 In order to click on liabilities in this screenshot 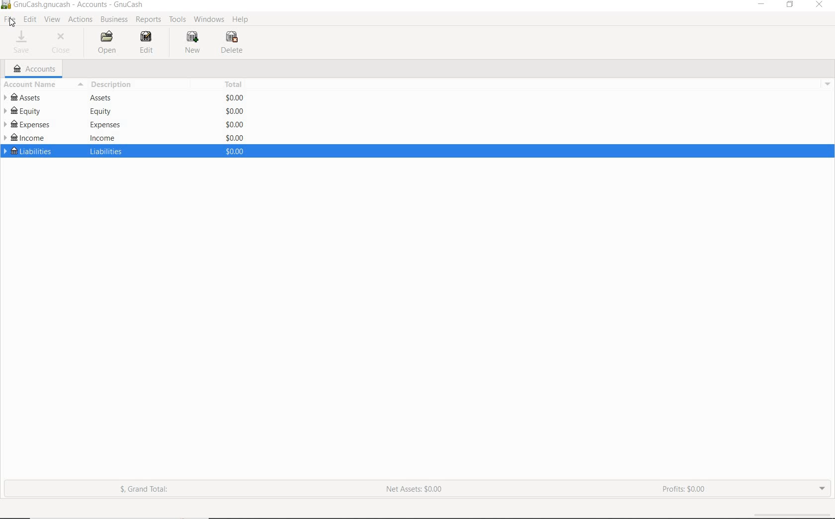, I will do `click(108, 151)`.